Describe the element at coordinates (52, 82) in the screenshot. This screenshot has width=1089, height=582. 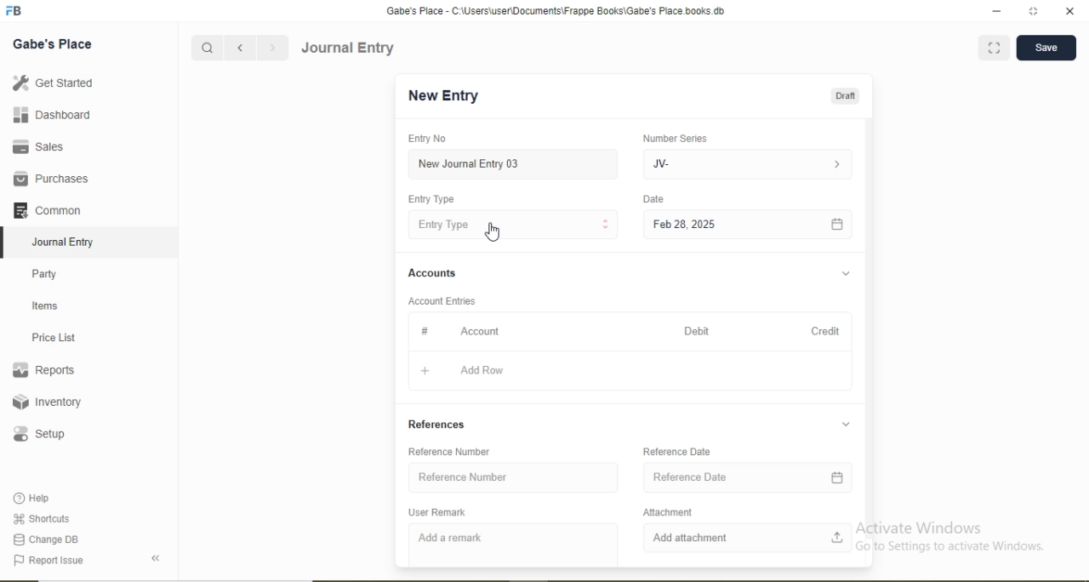
I see `Get Started` at that location.